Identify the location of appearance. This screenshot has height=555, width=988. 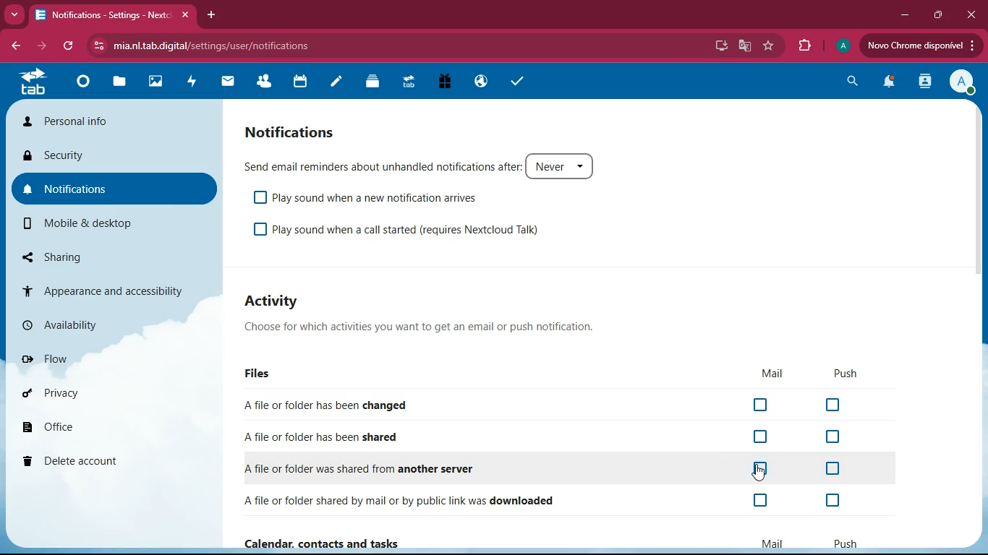
(112, 287).